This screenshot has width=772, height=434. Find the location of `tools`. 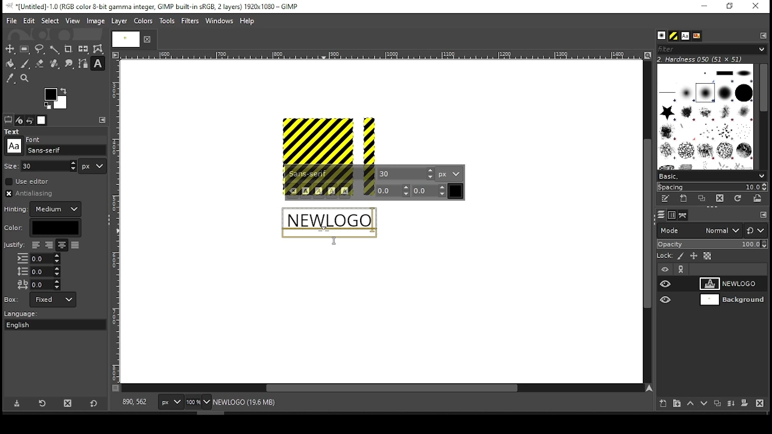

tools is located at coordinates (168, 22).